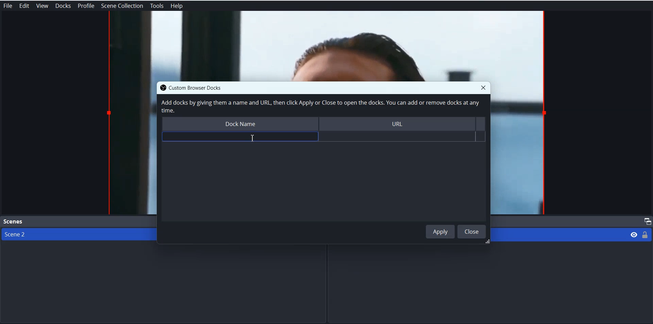  Describe the element at coordinates (401, 125) in the screenshot. I see `URL` at that location.